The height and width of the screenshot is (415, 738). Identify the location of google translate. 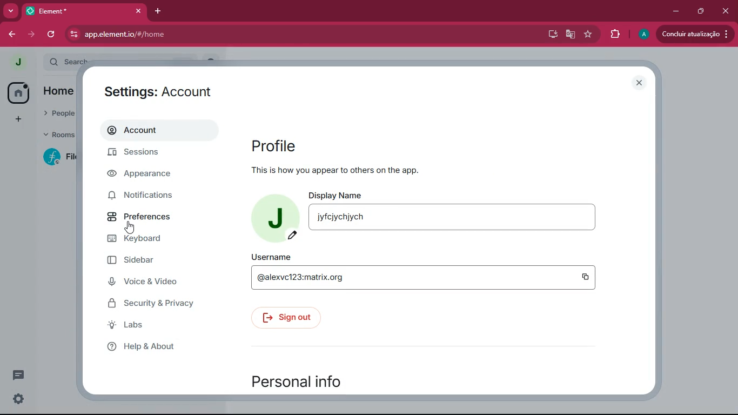
(571, 35).